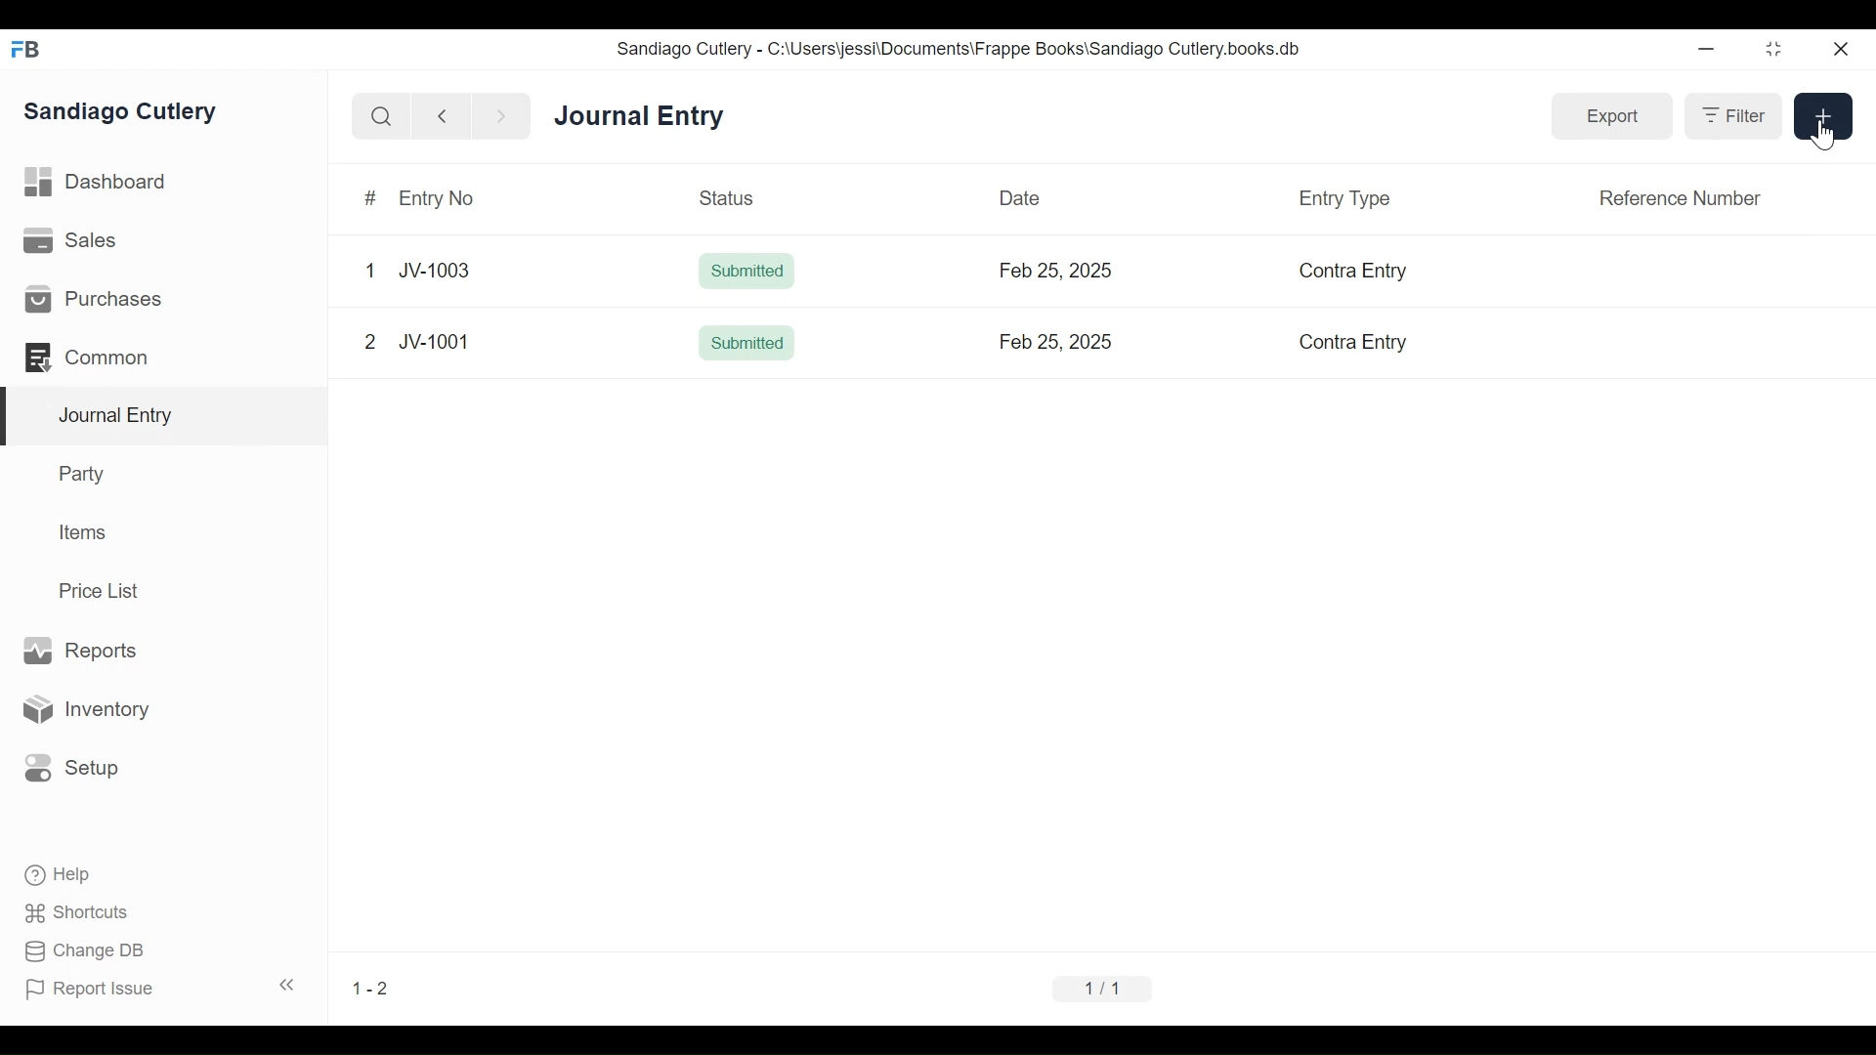  What do you see at coordinates (1345, 198) in the screenshot?
I see `Entry Type` at bounding box center [1345, 198].